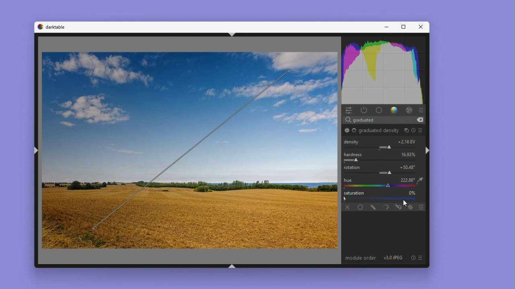 The image size is (515, 289). I want to click on darktable logo, so click(39, 27).